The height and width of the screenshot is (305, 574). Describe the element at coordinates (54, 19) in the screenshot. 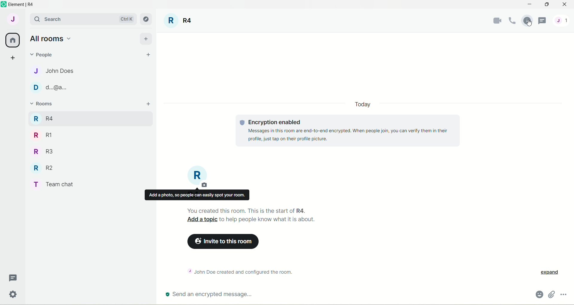

I see `search` at that location.